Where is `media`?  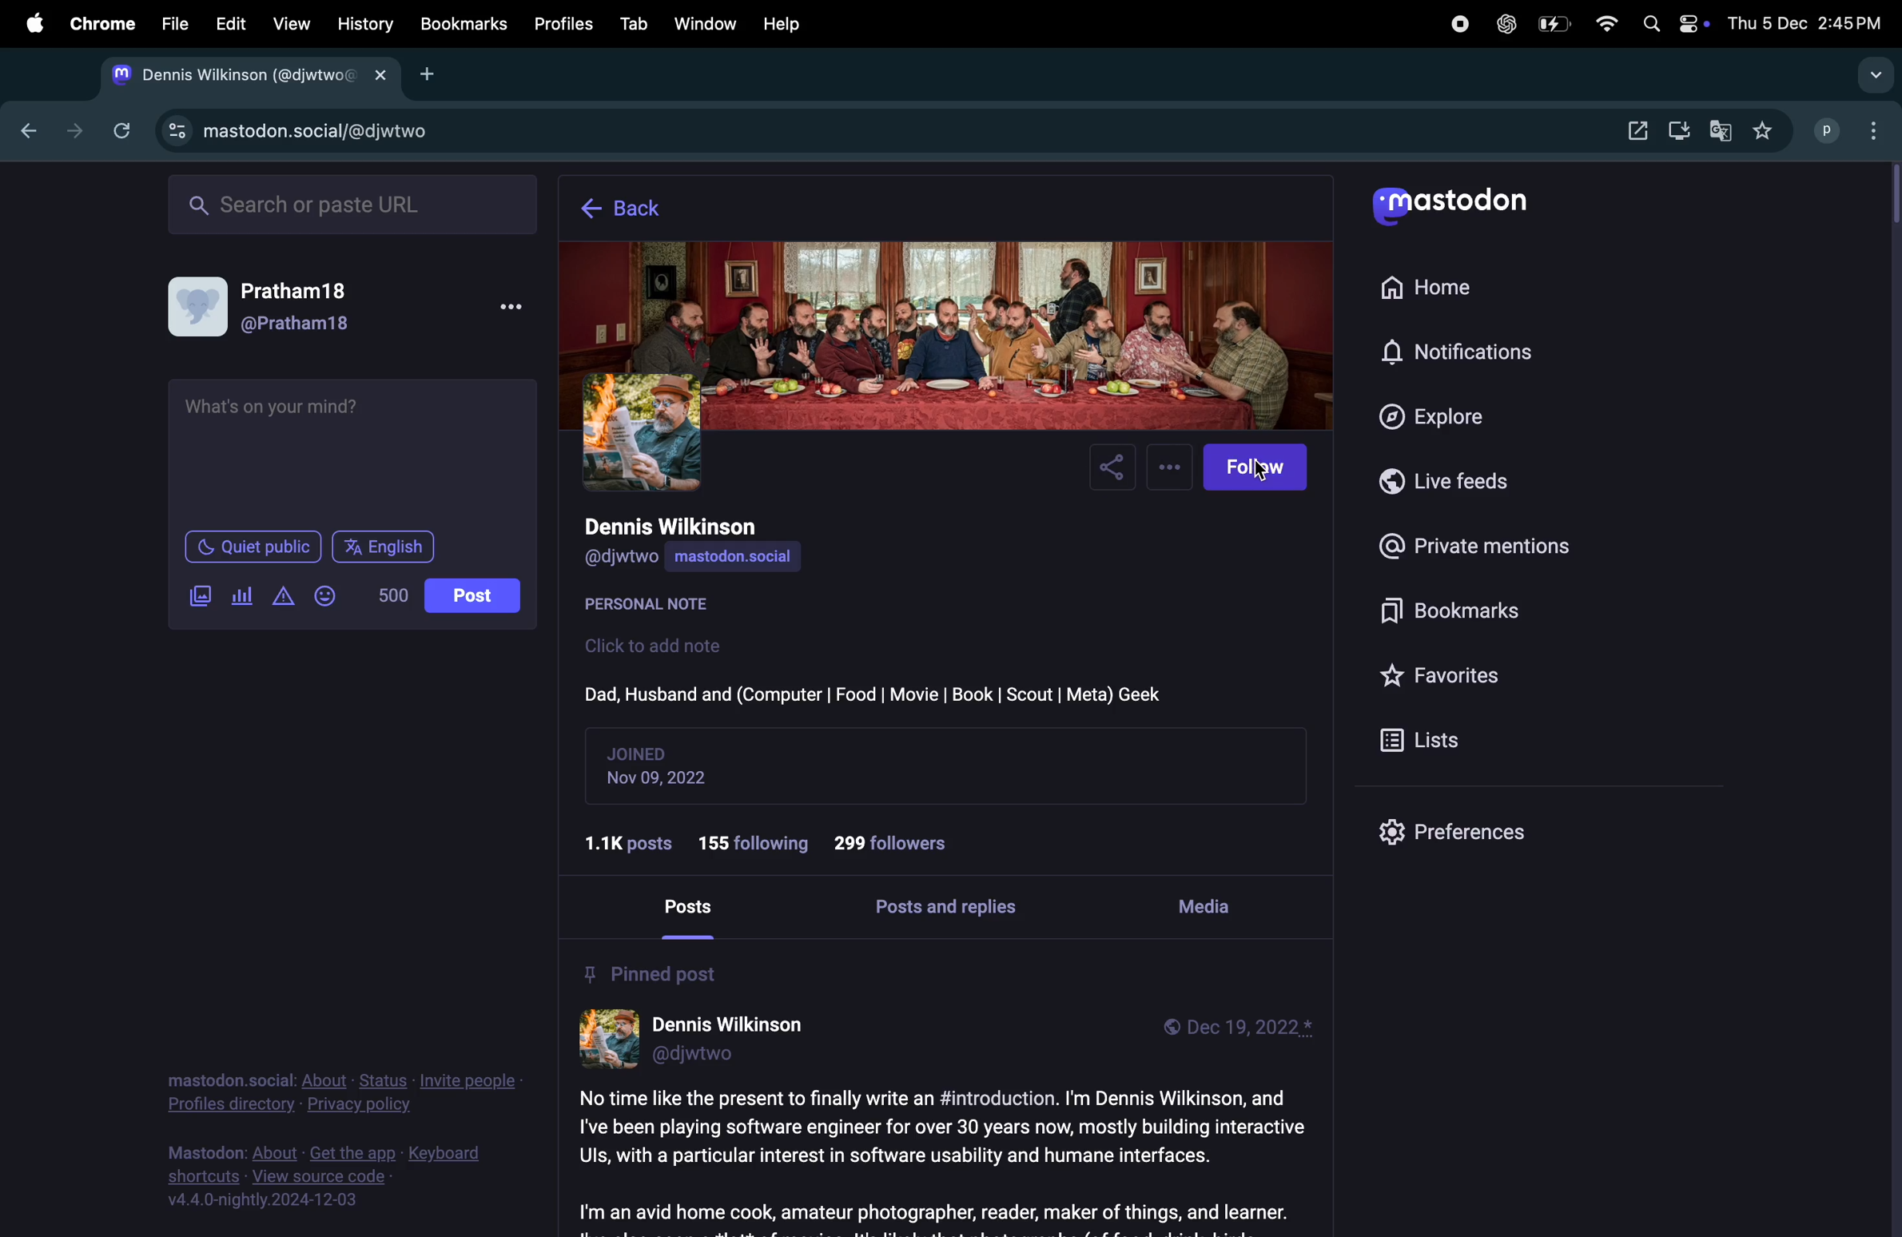 media is located at coordinates (1209, 903).